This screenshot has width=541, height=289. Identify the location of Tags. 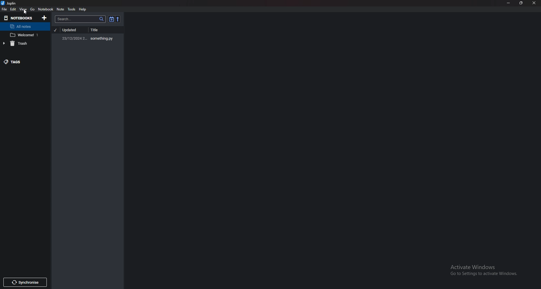
(21, 62).